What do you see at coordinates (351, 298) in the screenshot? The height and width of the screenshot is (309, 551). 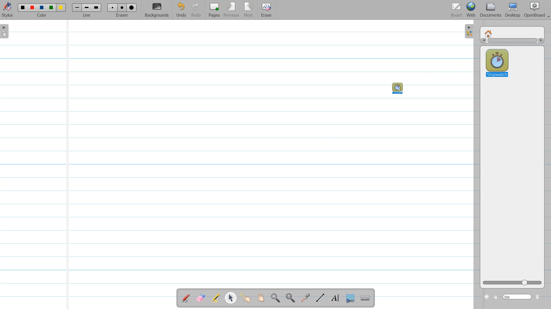 I see `Capture part of the Screen` at bounding box center [351, 298].